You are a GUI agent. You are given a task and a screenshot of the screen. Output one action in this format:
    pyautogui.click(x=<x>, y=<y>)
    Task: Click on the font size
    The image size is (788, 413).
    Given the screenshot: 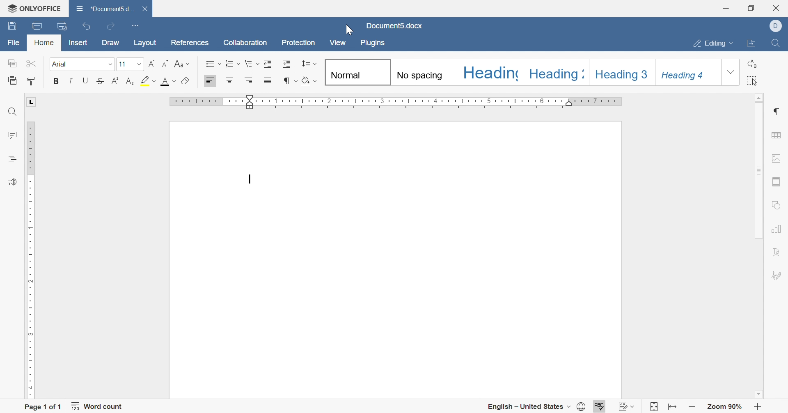 What is the action you would take?
    pyautogui.click(x=122, y=64)
    